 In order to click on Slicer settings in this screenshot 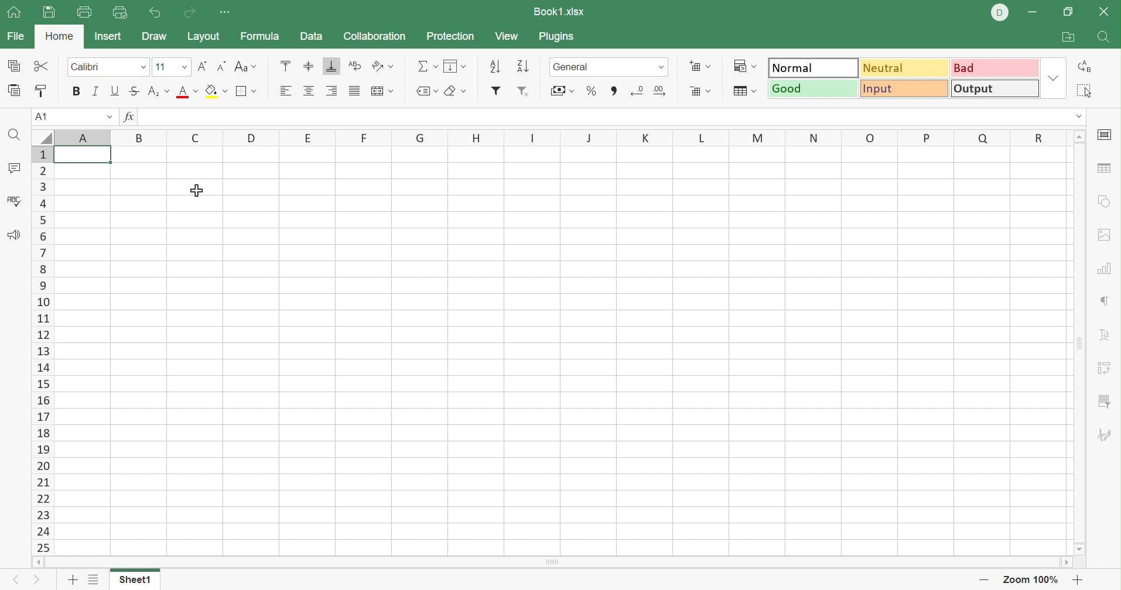, I will do `click(1106, 403)`.